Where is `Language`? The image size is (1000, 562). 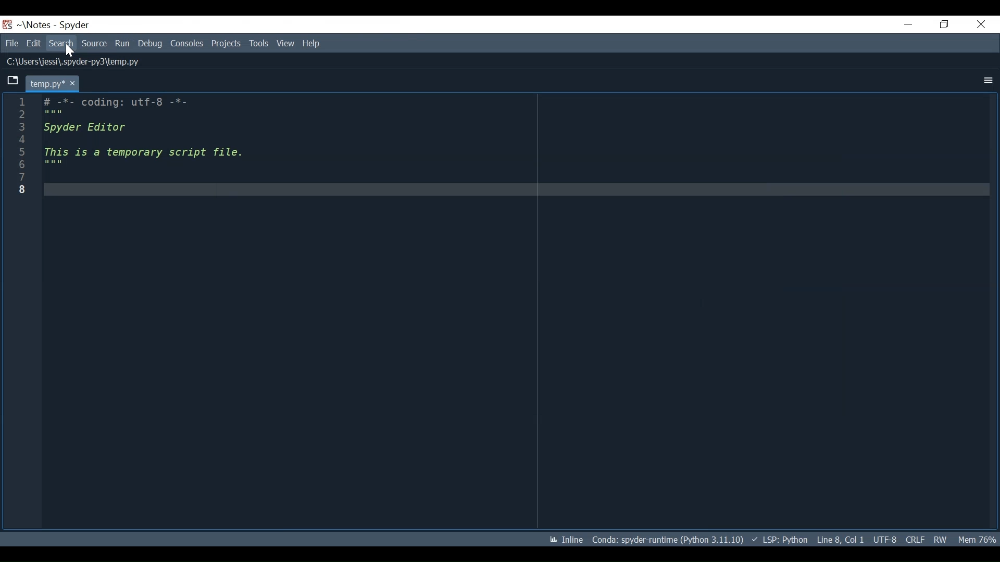 Language is located at coordinates (784, 540).